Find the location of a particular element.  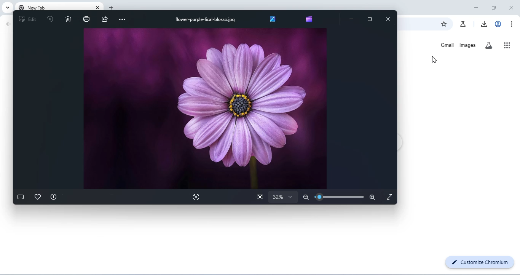

zoom is located at coordinates (340, 197).